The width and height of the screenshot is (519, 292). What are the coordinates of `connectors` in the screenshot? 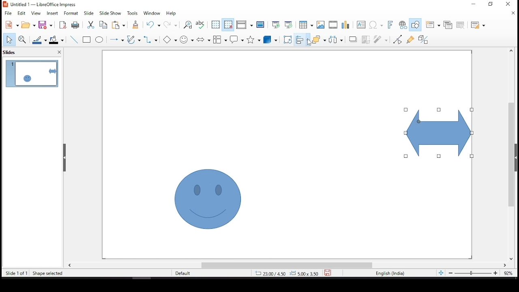 It's located at (150, 39).